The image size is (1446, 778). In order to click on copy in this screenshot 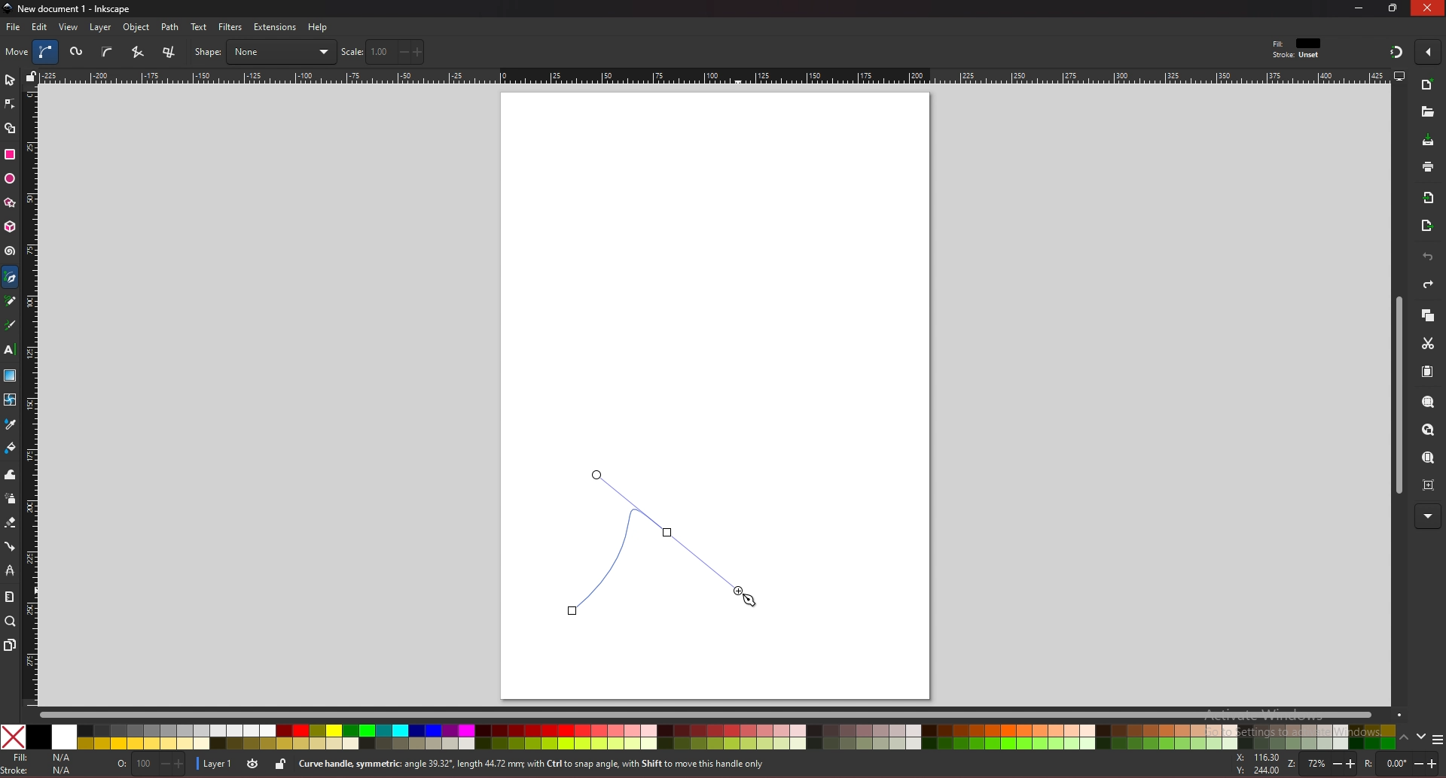, I will do `click(1427, 316)`.